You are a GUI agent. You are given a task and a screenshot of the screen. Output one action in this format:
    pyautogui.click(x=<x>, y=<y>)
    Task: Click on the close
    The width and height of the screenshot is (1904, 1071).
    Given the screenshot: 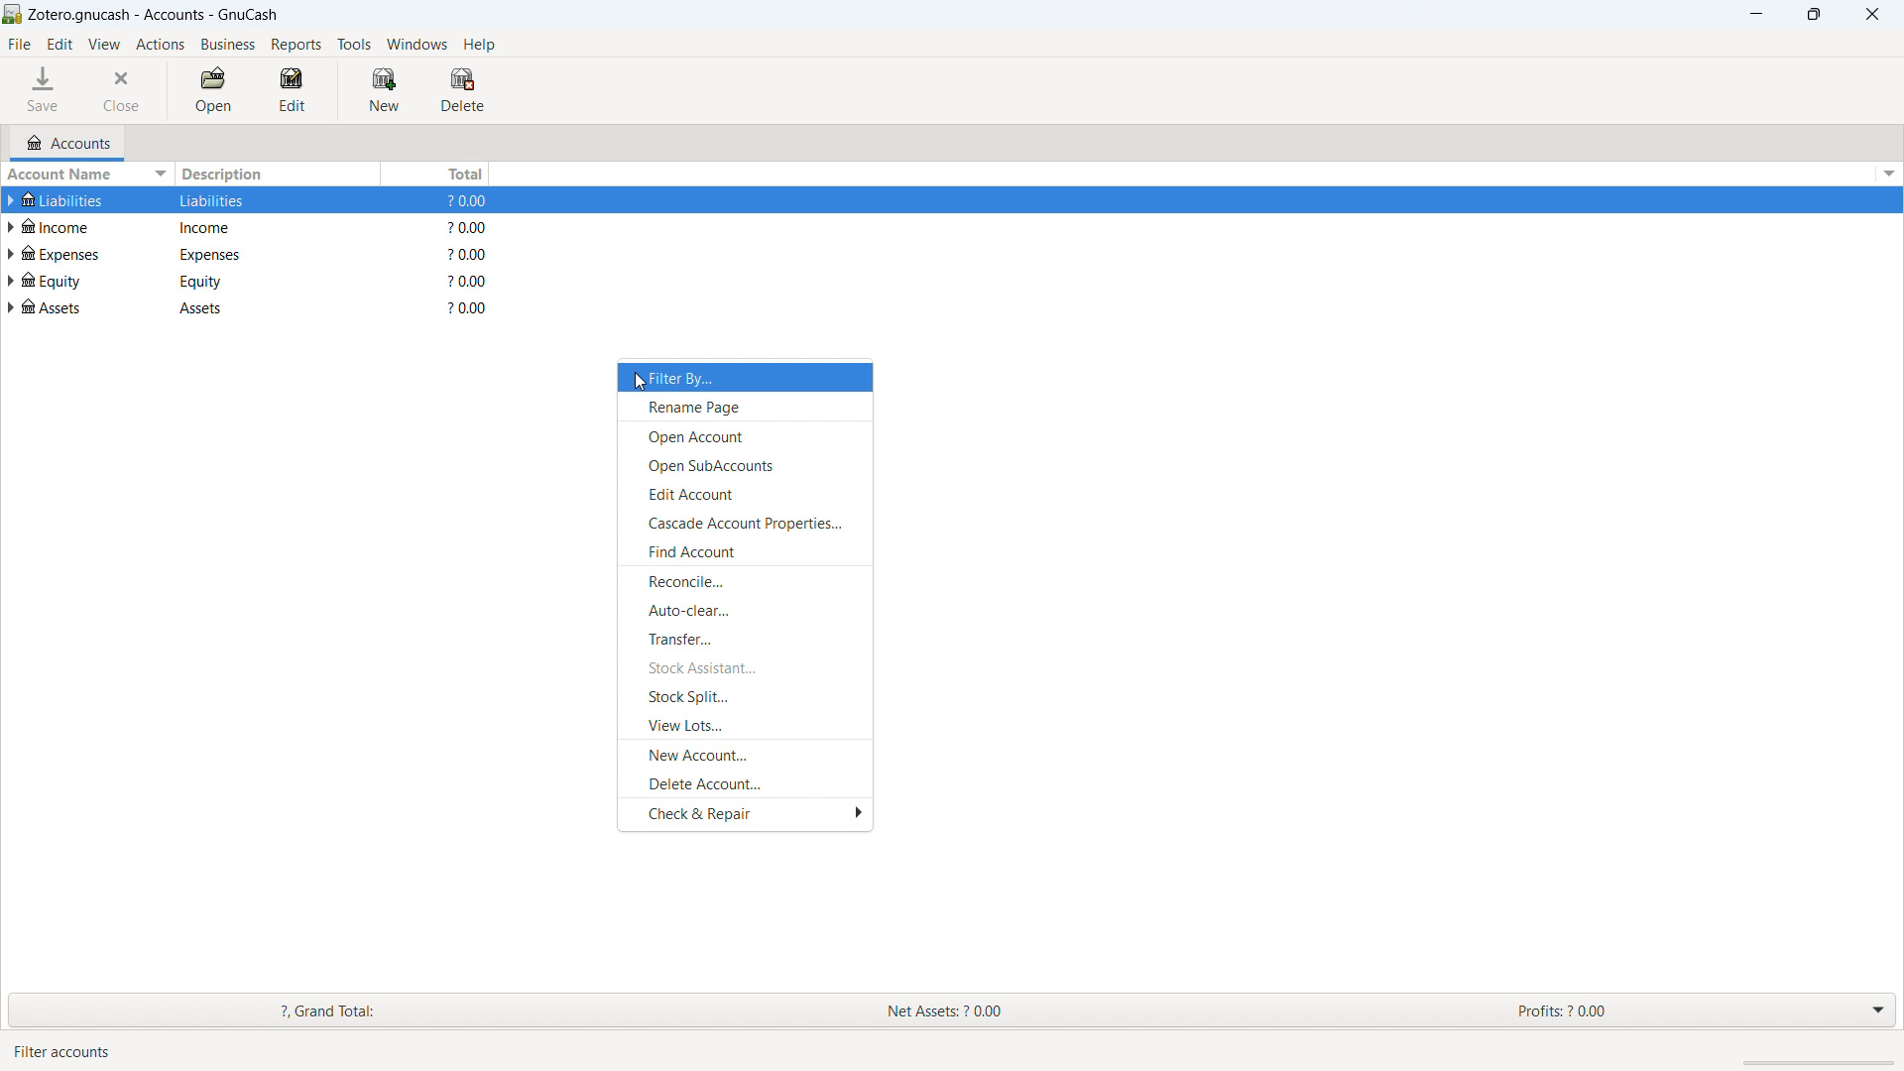 What is the action you would take?
    pyautogui.click(x=1873, y=14)
    